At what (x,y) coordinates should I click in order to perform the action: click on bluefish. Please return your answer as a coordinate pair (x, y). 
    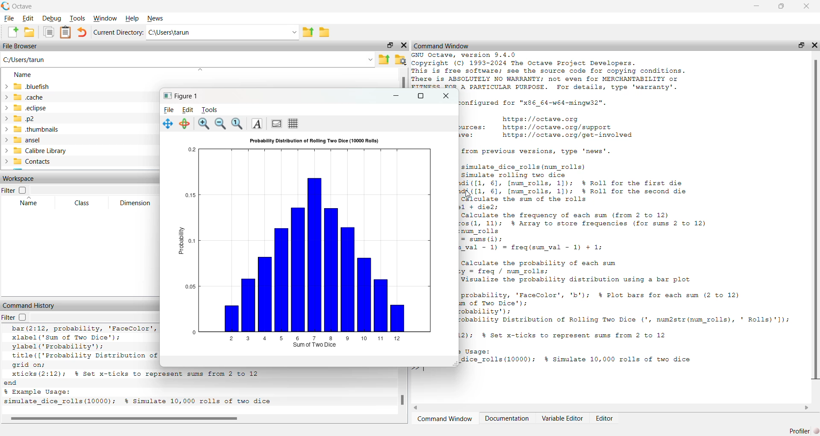
    Looking at the image, I should click on (30, 86).